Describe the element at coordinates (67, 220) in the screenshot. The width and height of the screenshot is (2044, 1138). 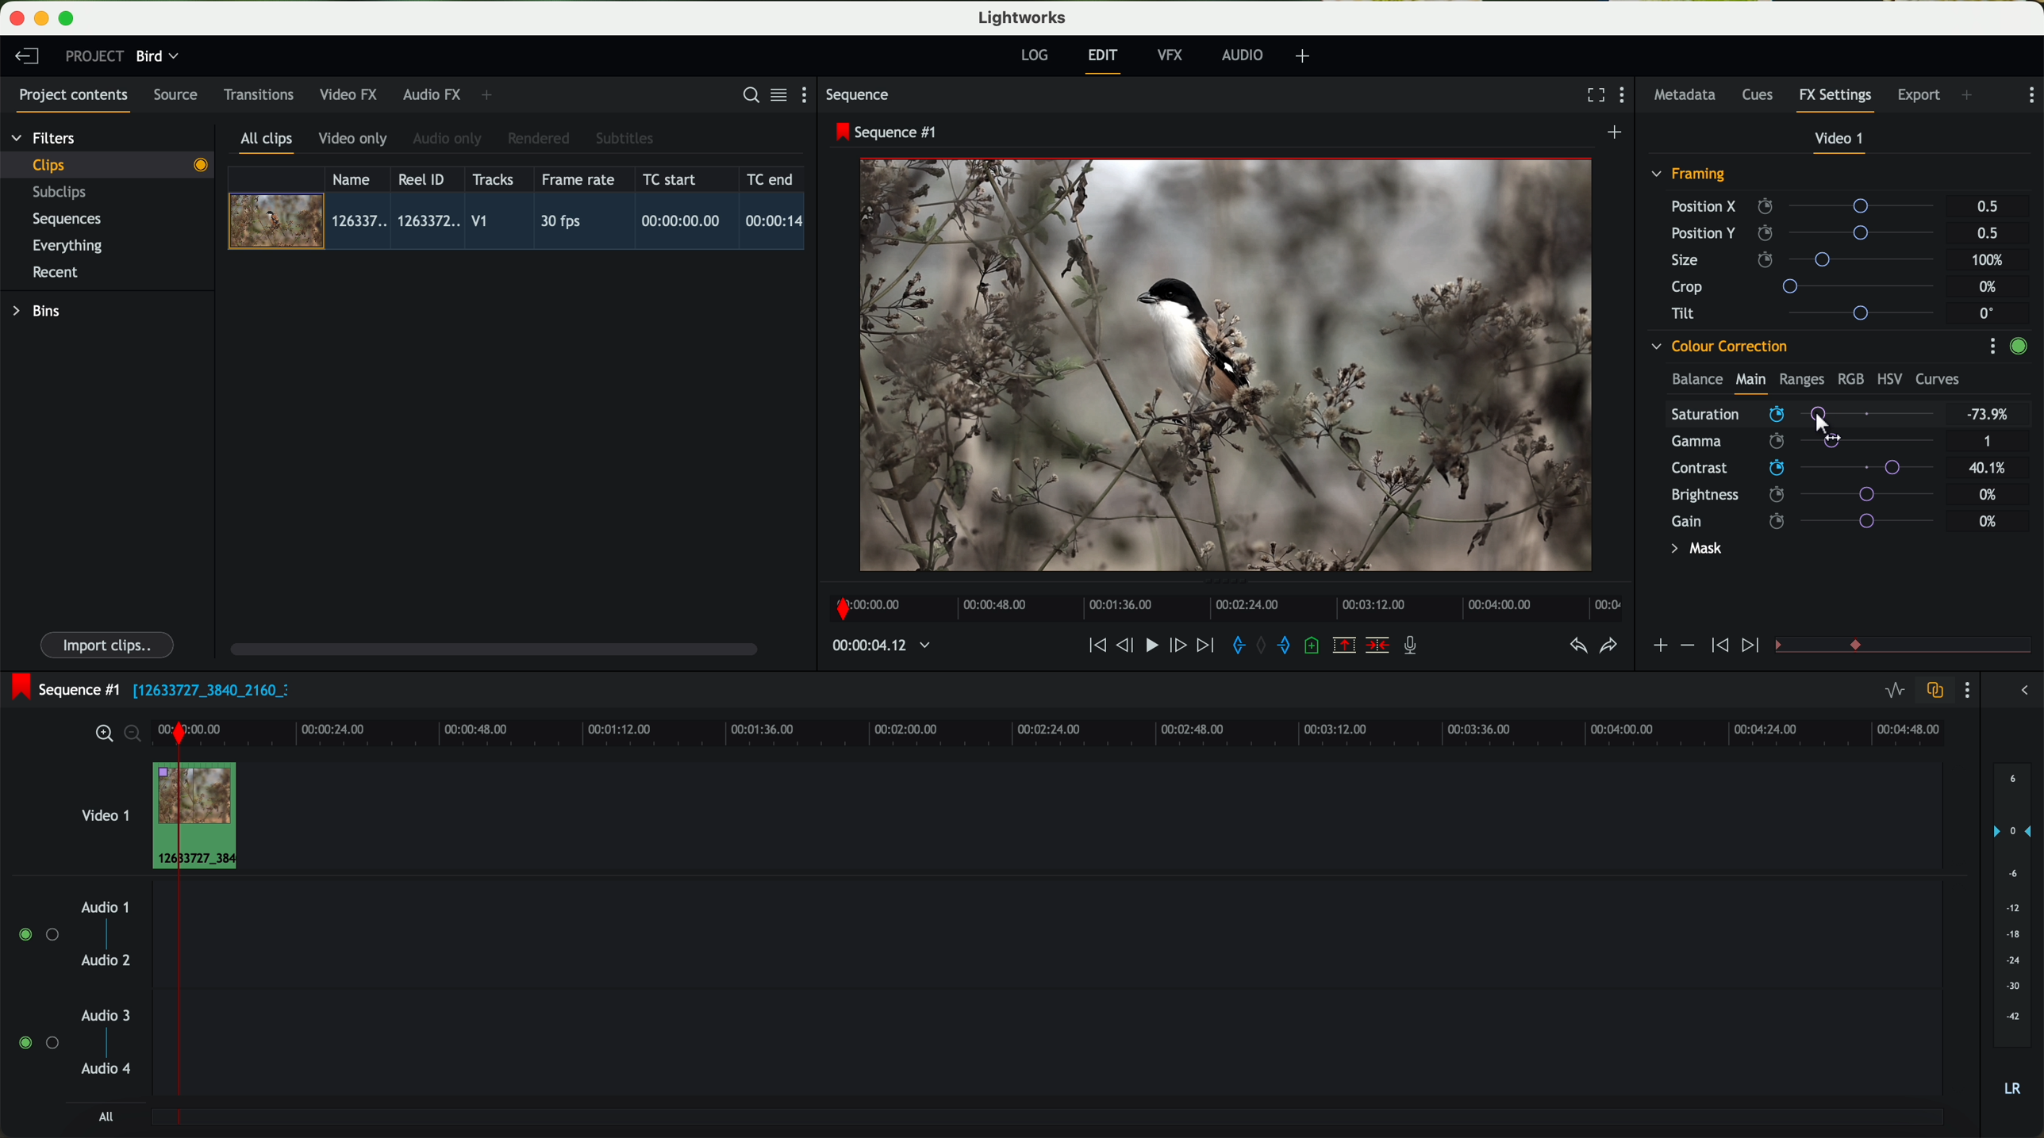
I see `sequences` at that location.